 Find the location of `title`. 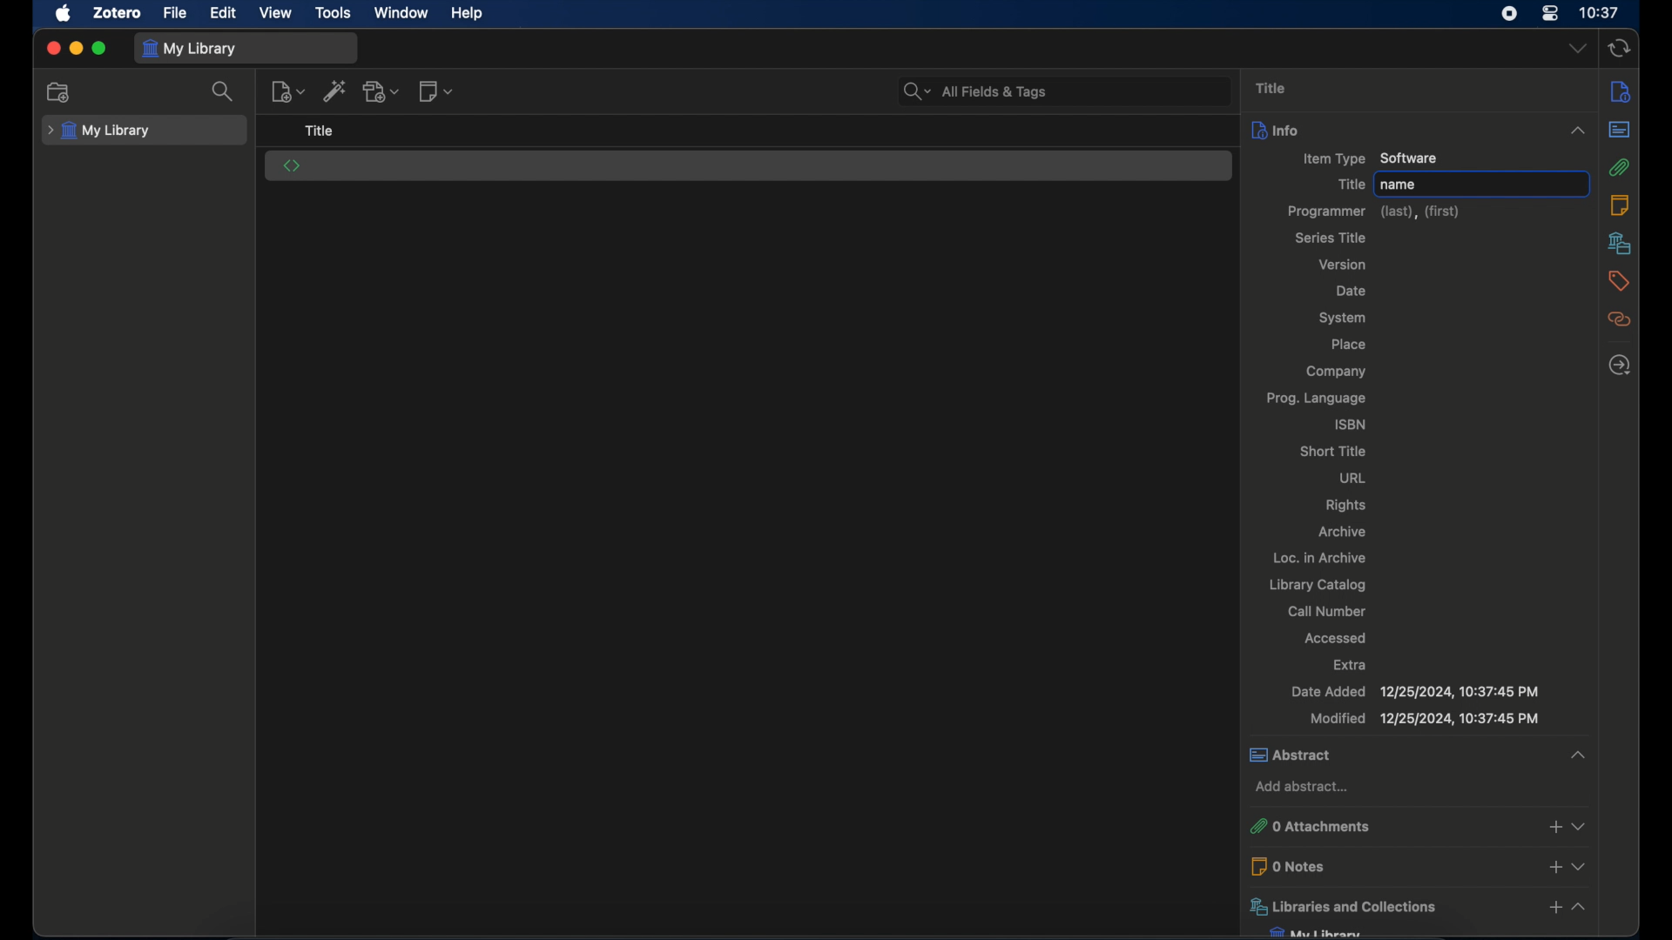

title is located at coordinates (1271, 88).